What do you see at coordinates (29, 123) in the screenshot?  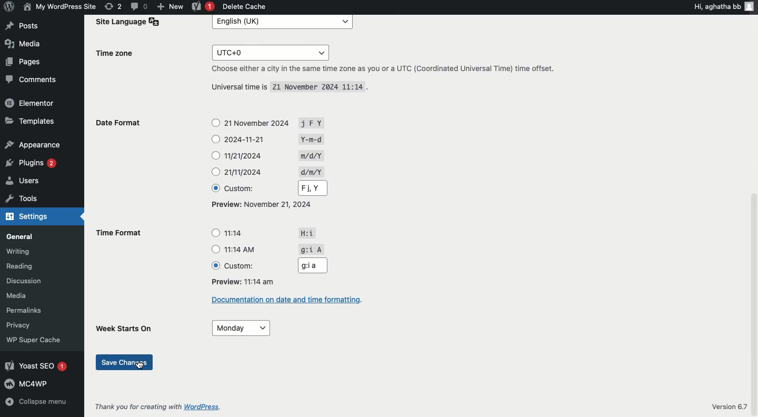 I see `Templates` at bounding box center [29, 123].